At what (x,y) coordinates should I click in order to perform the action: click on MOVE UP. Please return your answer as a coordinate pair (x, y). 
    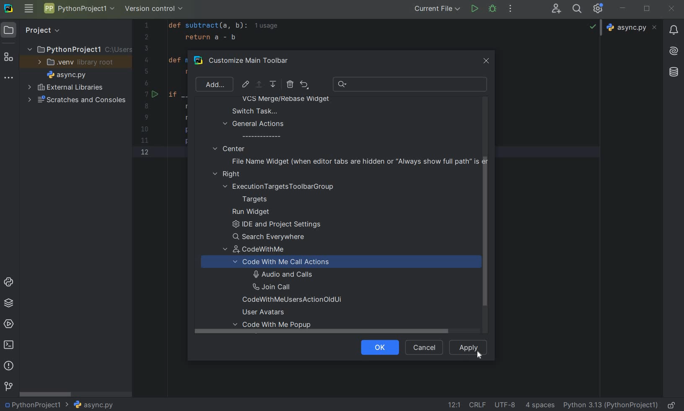
    Looking at the image, I should click on (259, 85).